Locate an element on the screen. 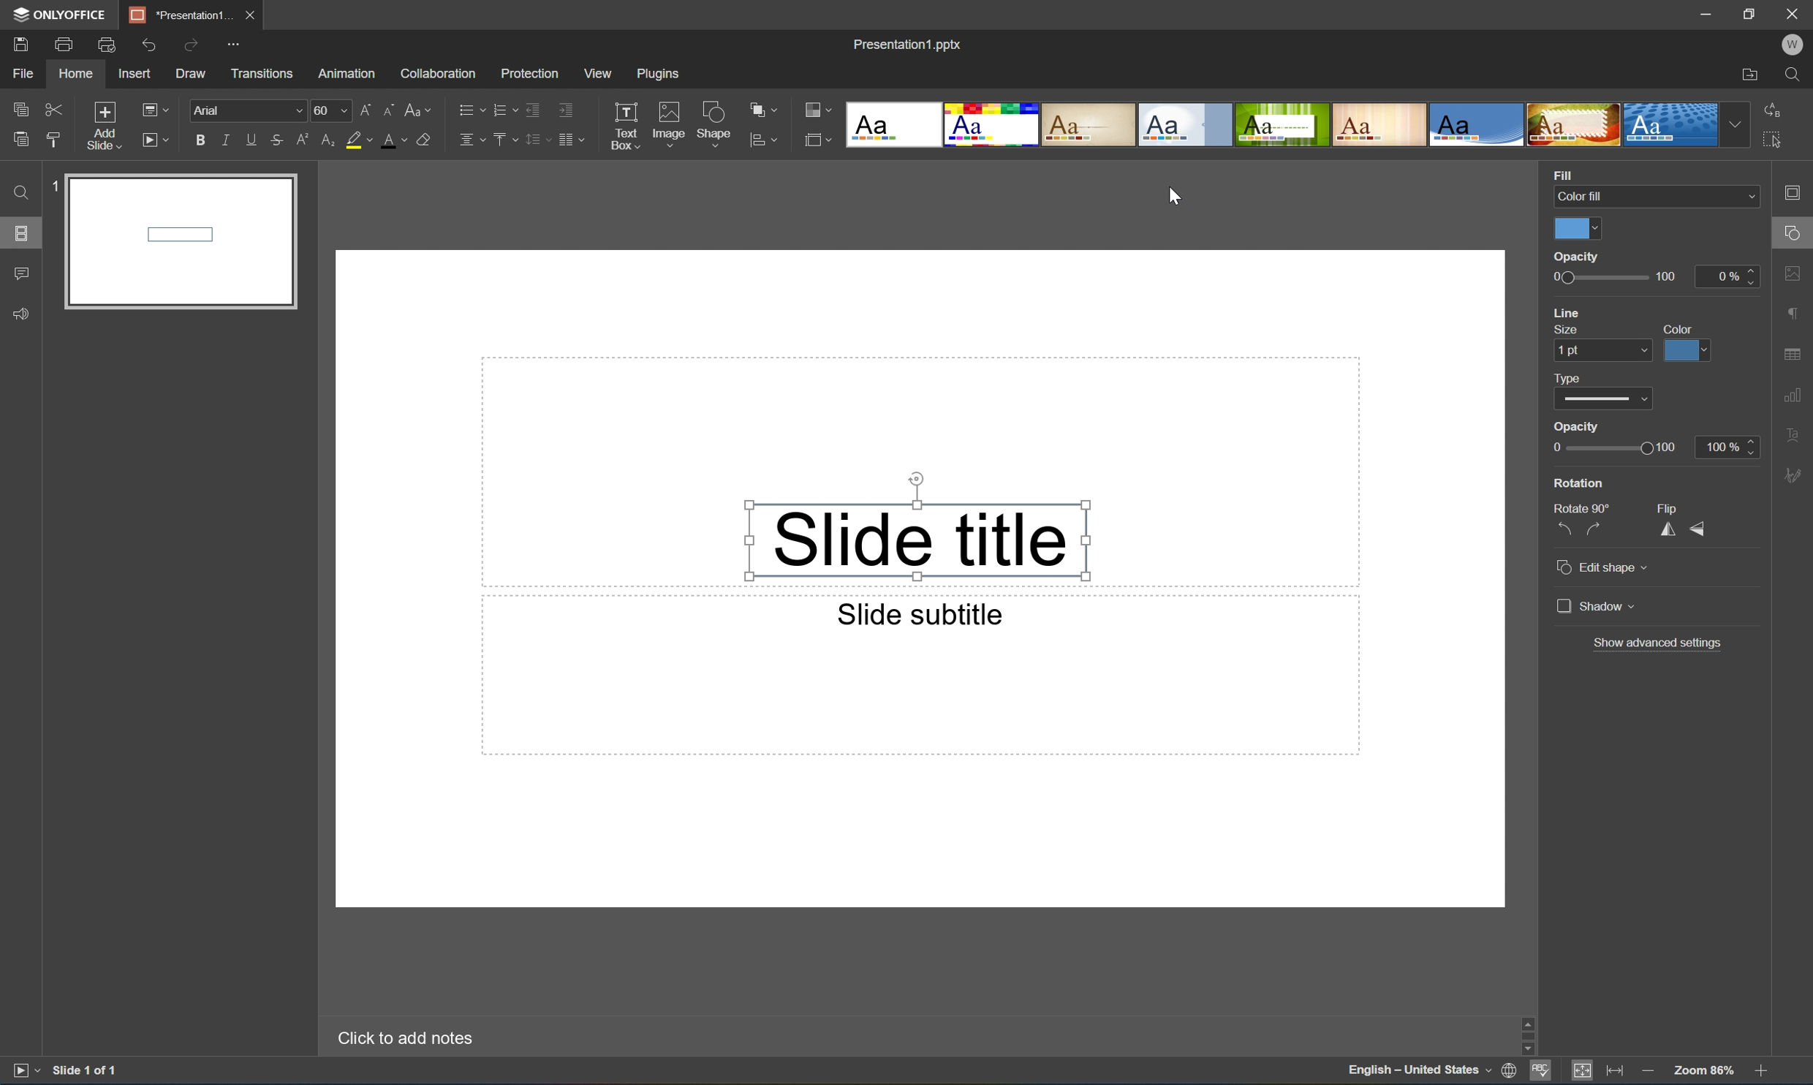  Flip vertically is located at coordinates (1701, 528).